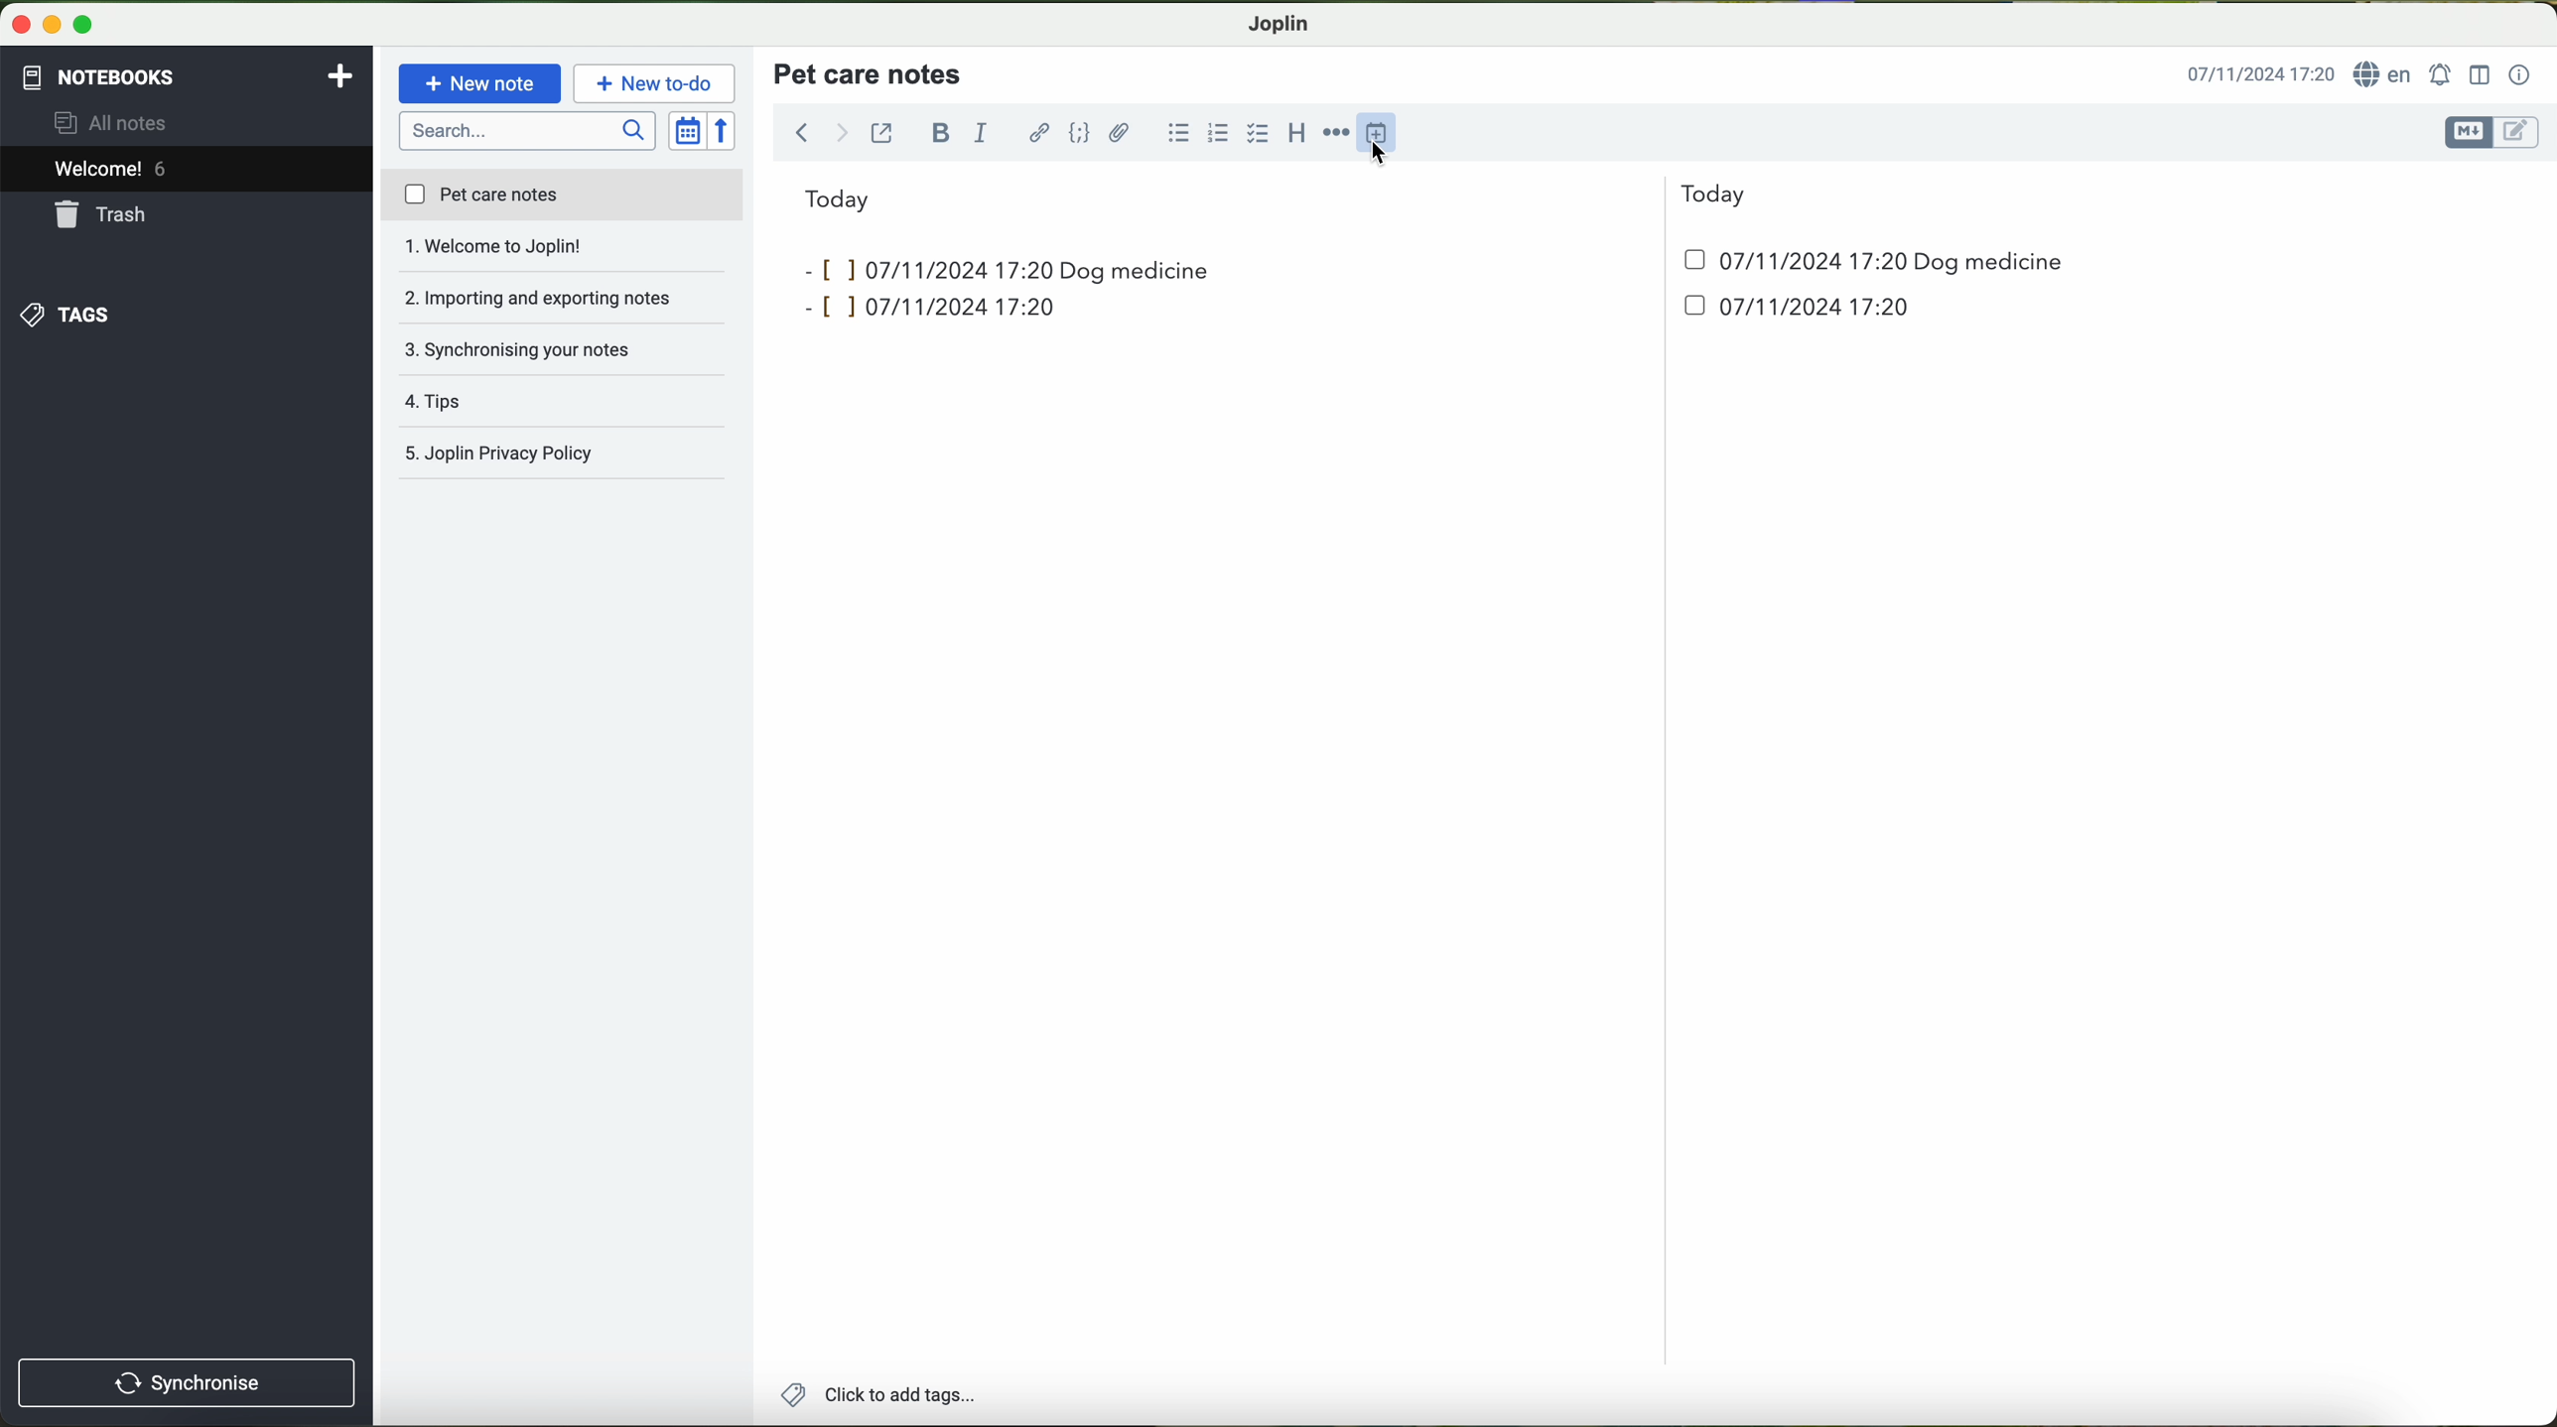 The width and height of the screenshot is (2557, 1427). Describe the element at coordinates (116, 124) in the screenshot. I see `all notes` at that location.